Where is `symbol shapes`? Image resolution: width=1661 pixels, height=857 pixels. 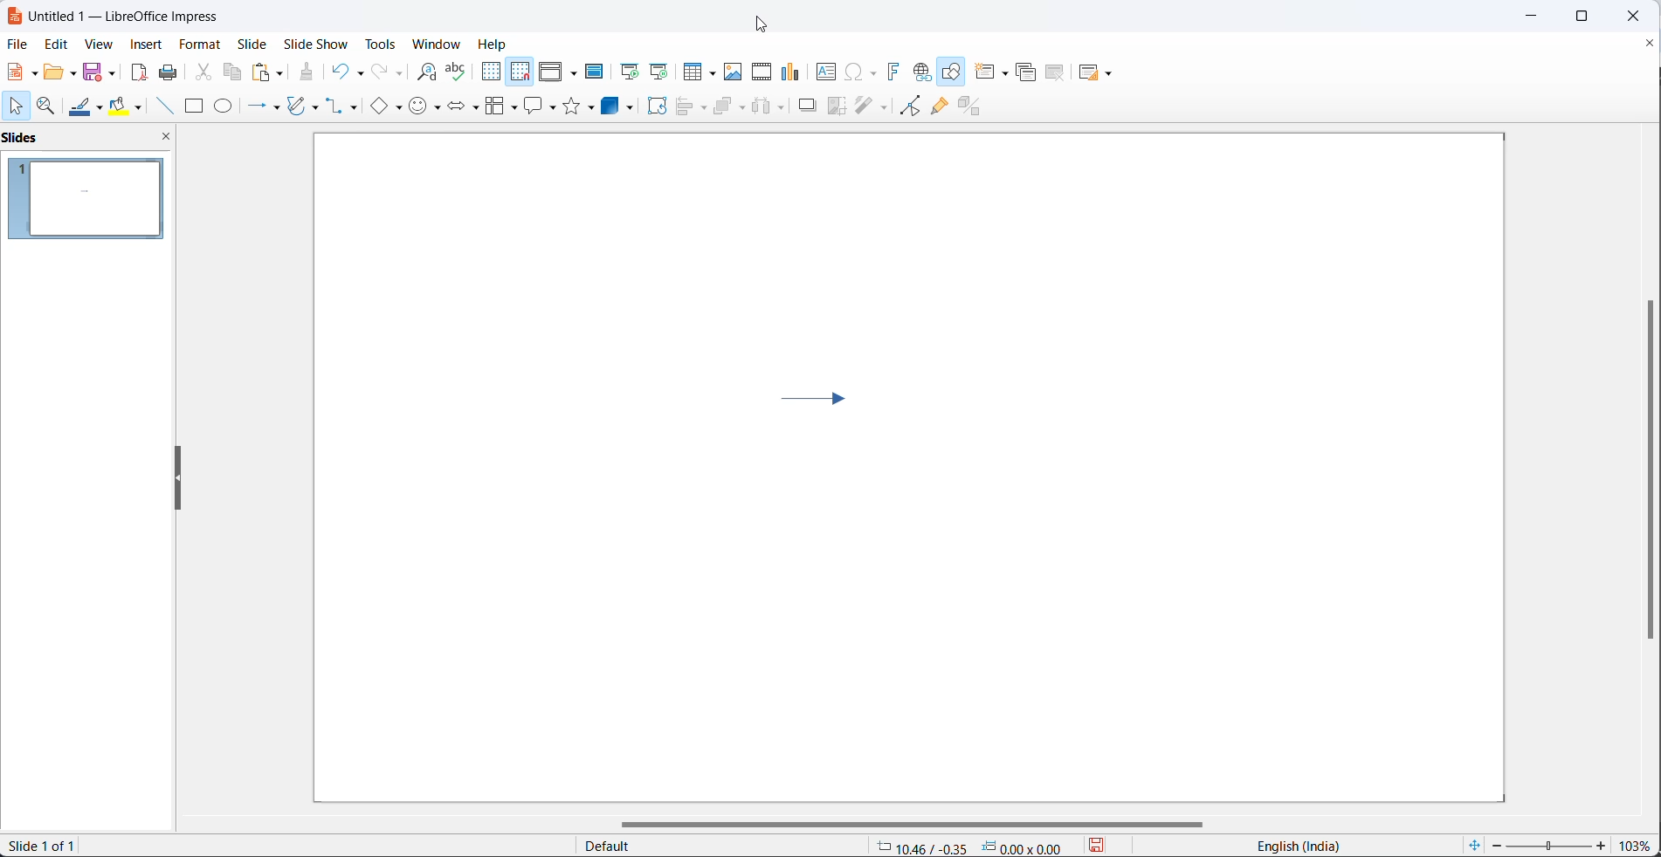 symbol shapes is located at coordinates (425, 109).